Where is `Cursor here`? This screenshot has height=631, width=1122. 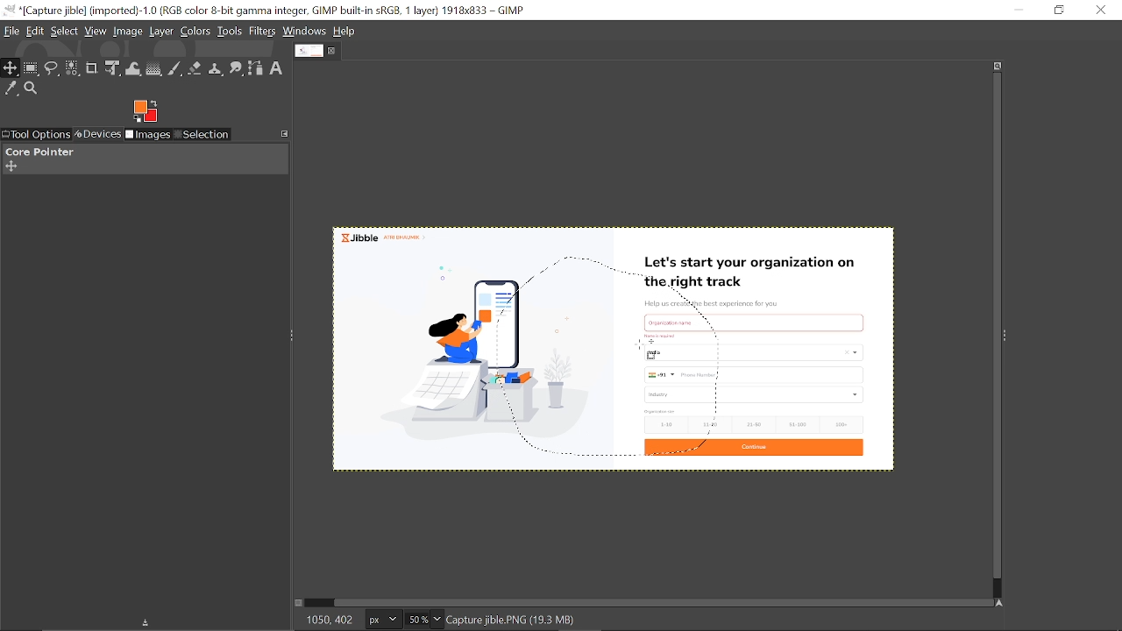
Cursor here is located at coordinates (640, 345).